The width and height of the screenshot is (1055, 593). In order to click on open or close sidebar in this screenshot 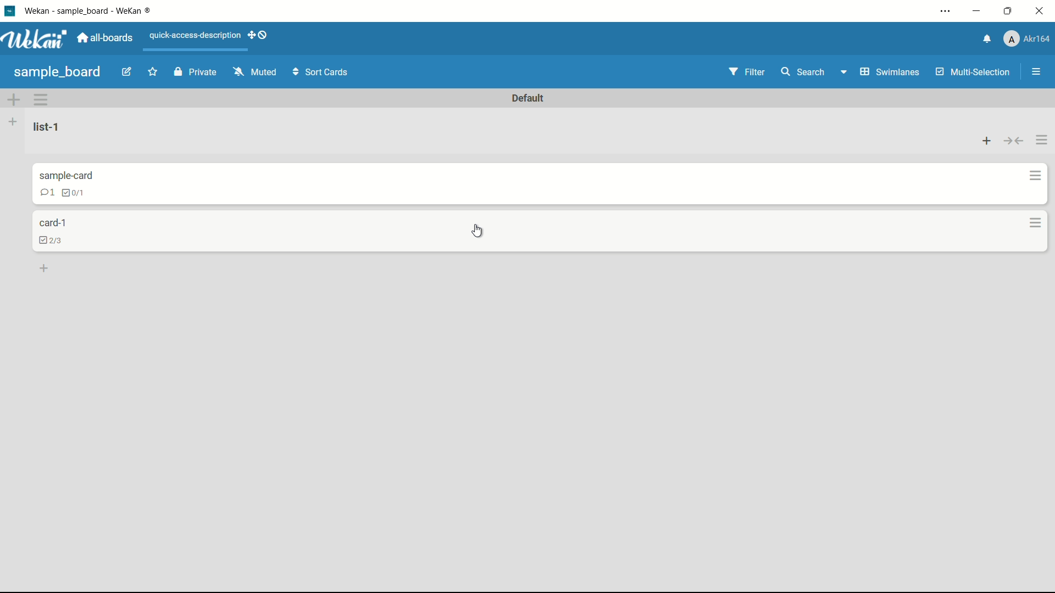, I will do `click(1034, 71)`.